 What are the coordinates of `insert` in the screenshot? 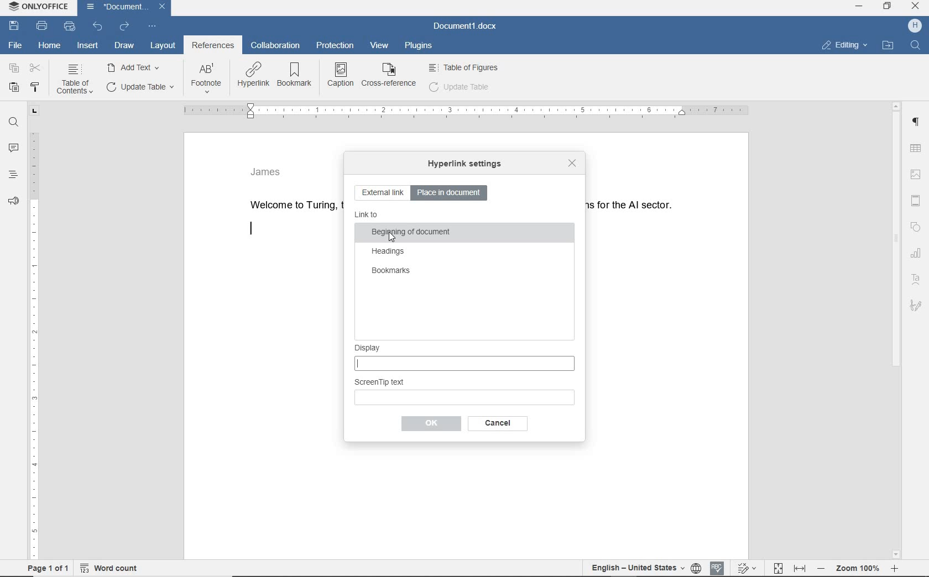 It's located at (88, 46).